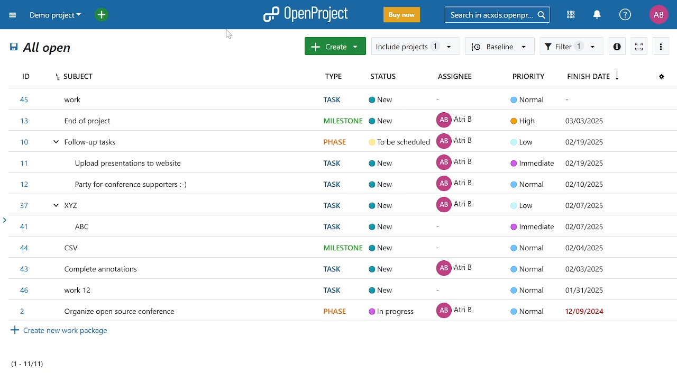  Describe the element at coordinates (30, 76) in the screenshot. I see `Id` at that location.